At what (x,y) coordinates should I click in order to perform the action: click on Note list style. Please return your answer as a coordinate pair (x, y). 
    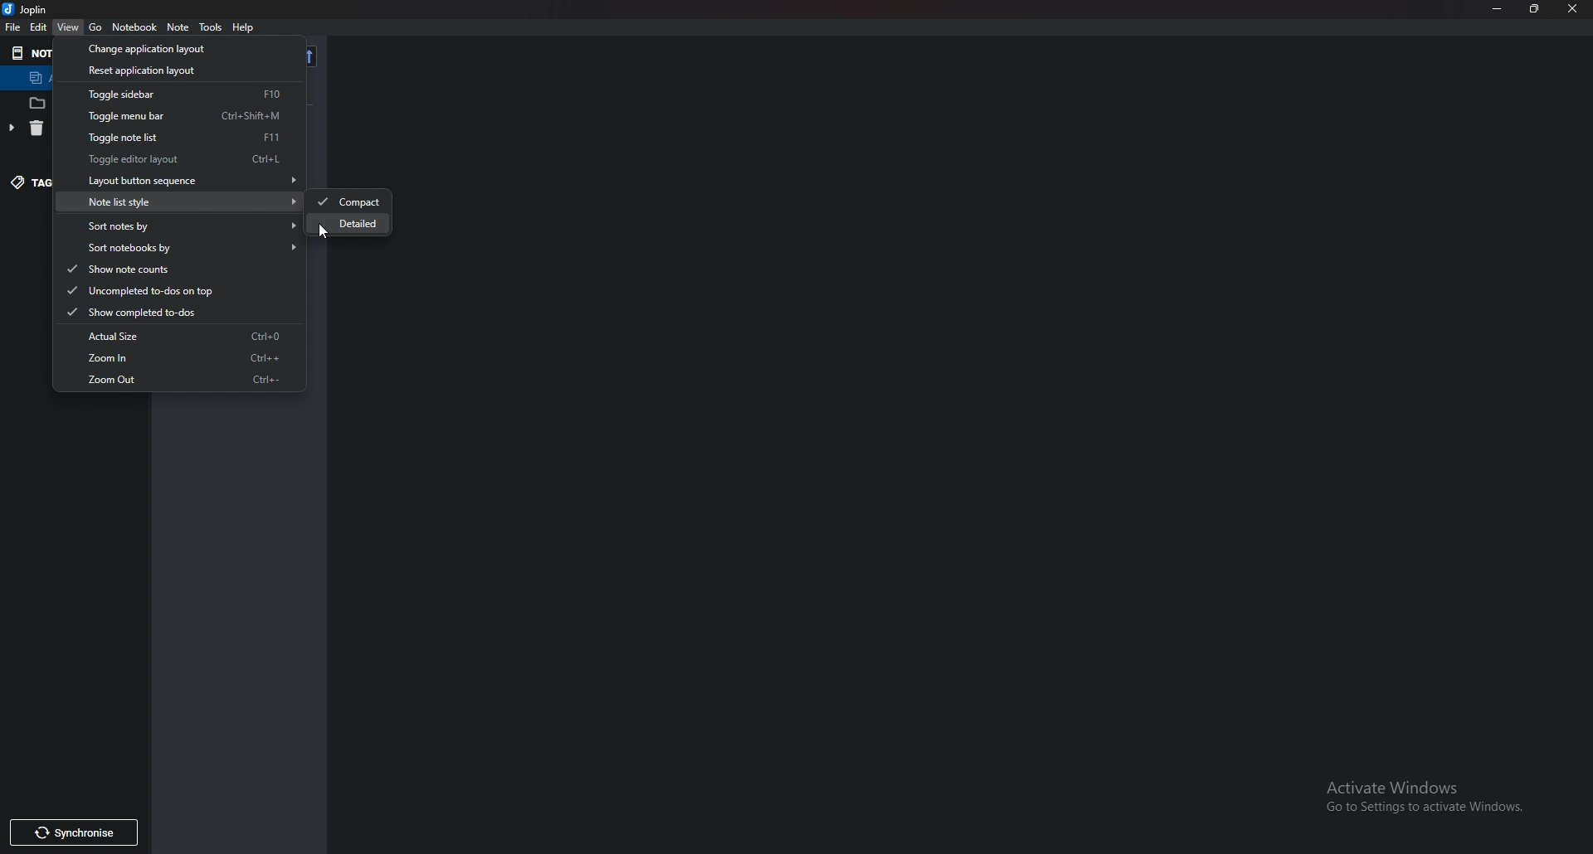
    Looking at the image, I should click on (183, 201).